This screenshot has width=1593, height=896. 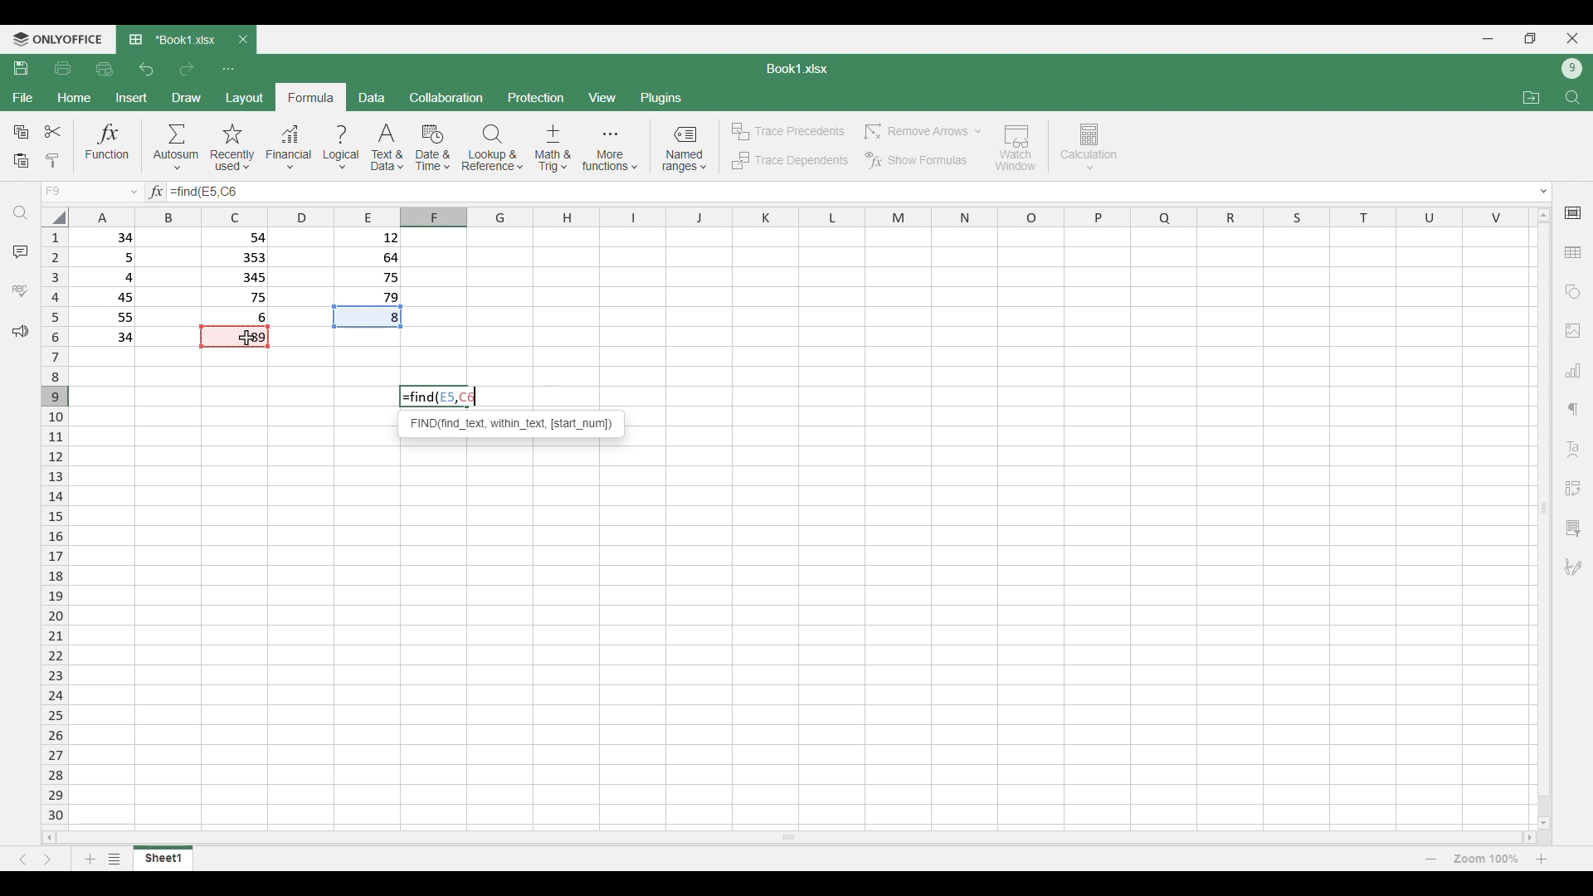 I want to click on Remove arrow, so click(x=921, y=132).